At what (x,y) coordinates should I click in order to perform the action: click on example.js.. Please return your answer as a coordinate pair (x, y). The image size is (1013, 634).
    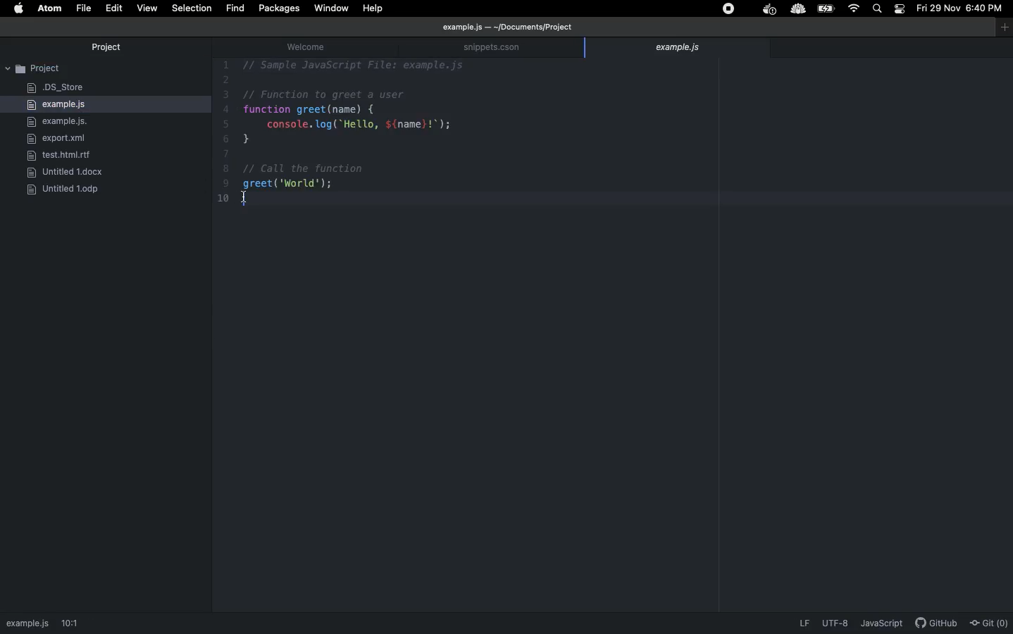
    Looking at the image, I should click on (59, 122).